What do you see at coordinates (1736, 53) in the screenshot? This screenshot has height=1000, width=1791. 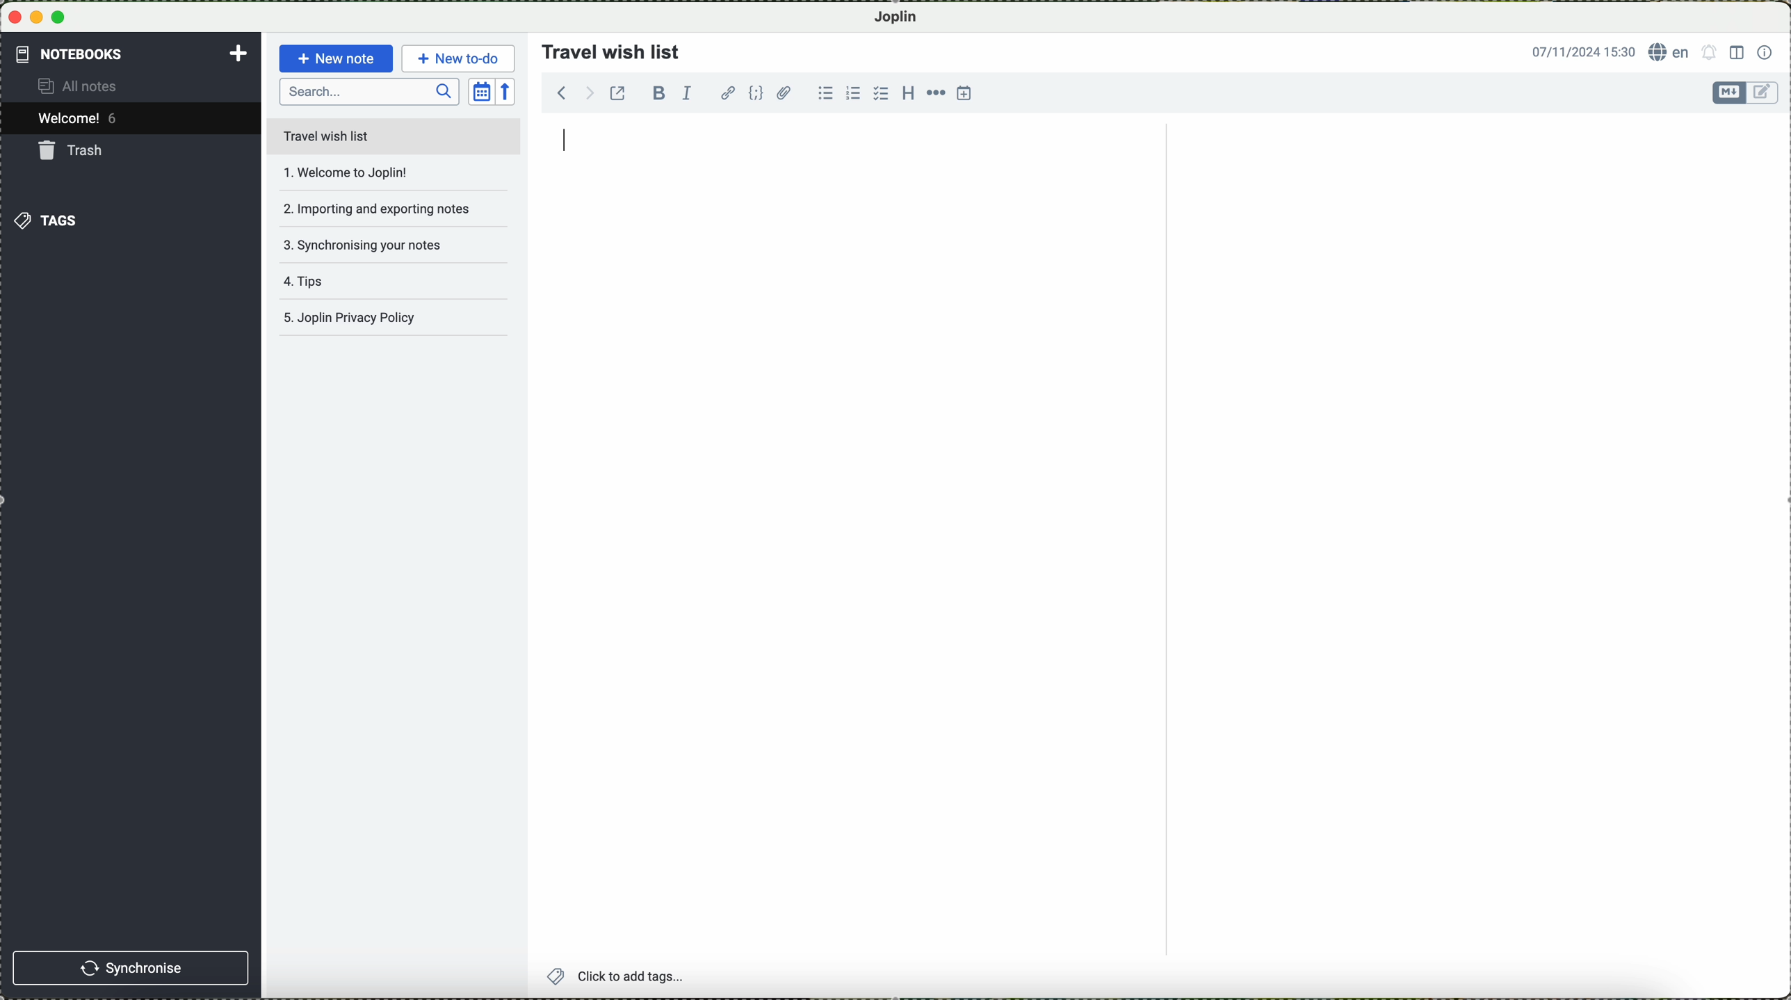 I see `toggle editor layout` at bounding box center [1736, 53].